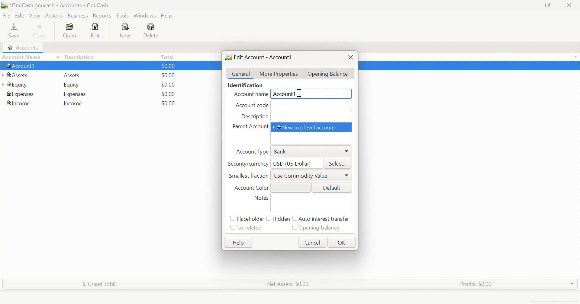 This screenshot has width=580, height=304. Describe the element at coordinates (240, 244) in the screenshot. I see `Help` at that location.